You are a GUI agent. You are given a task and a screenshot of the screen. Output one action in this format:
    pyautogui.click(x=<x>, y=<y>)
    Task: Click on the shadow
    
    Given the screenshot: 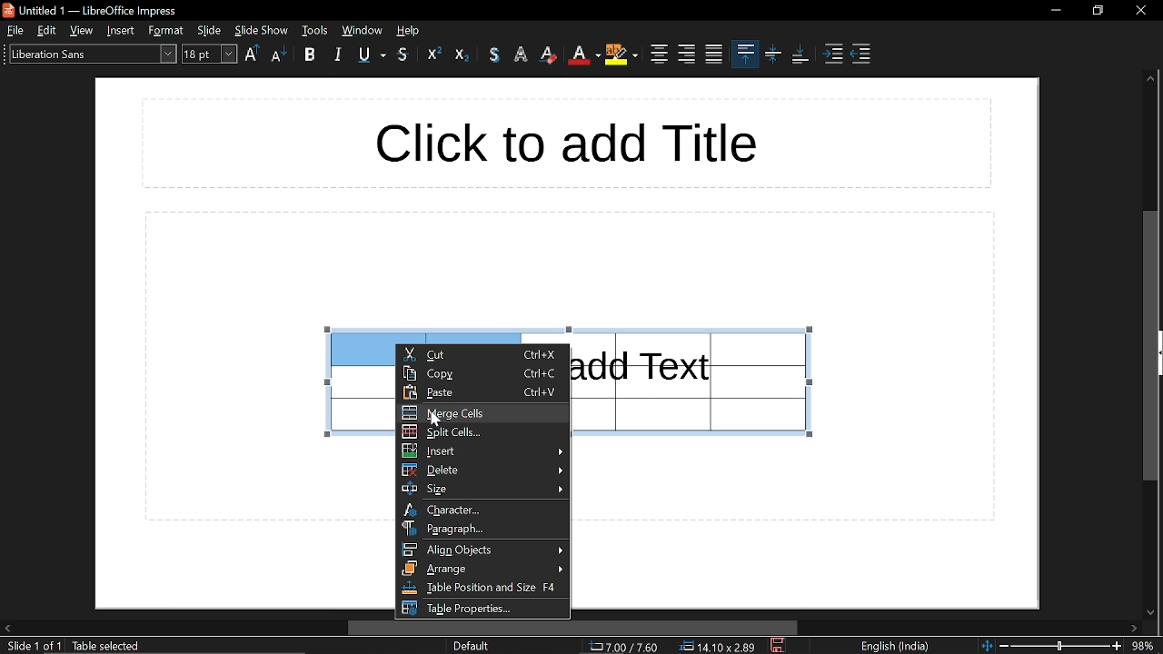 What is the action you would take?
    pyautogui.click(x=494, y=54)
    